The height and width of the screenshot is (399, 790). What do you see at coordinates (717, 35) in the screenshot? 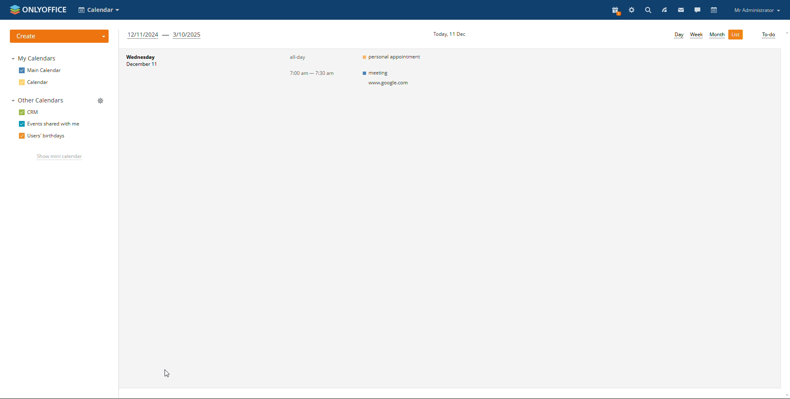
I see `month view` at bounding box center [717, 35].